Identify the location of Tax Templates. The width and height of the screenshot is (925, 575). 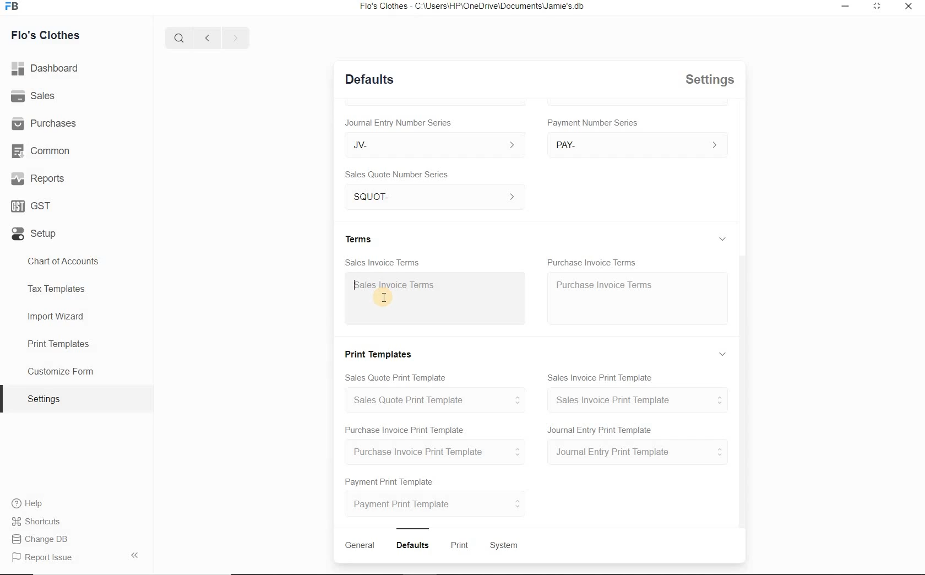
(60, 288).